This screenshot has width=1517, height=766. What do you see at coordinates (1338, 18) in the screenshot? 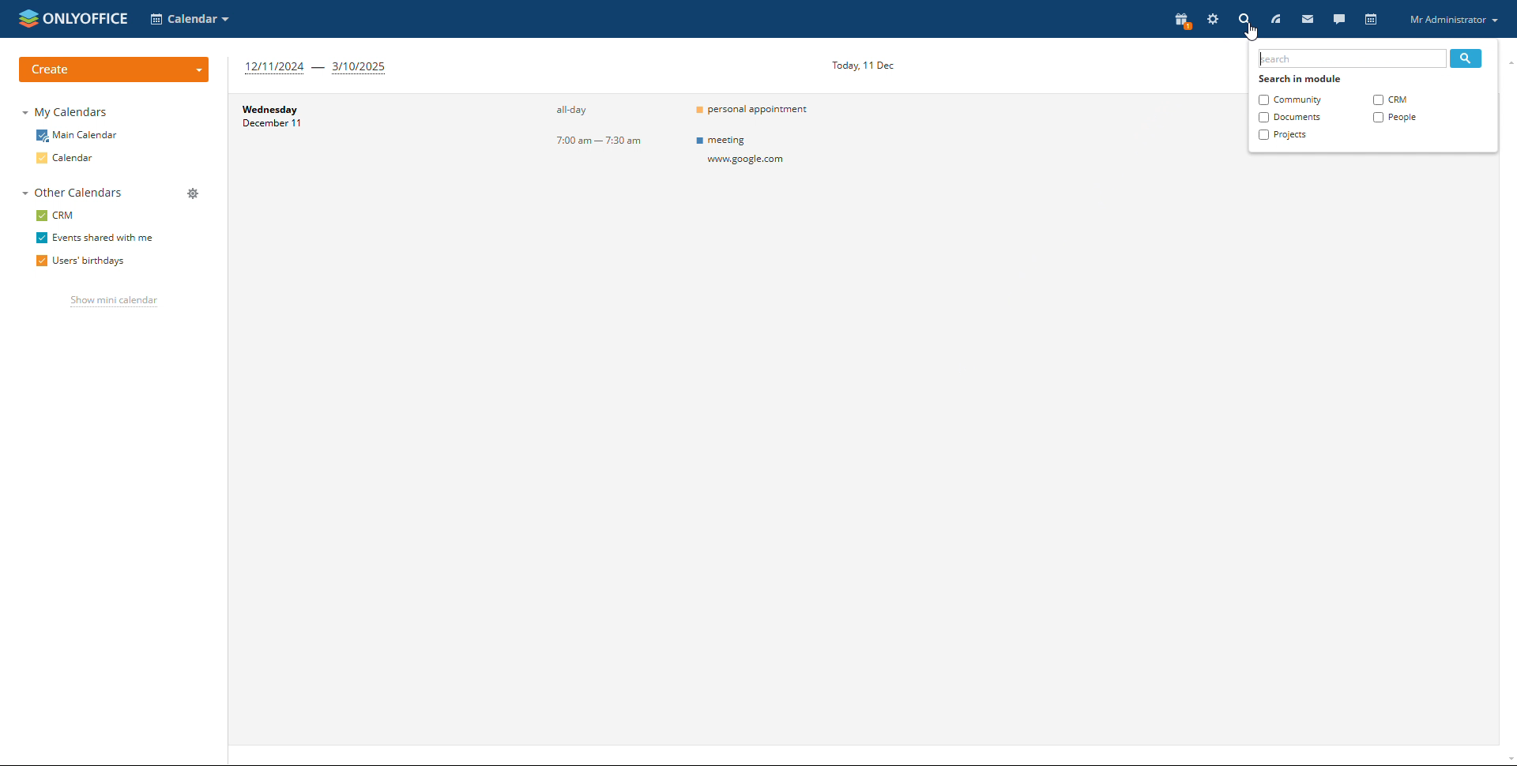
I see `talk` at bounding box center [1338, 18].